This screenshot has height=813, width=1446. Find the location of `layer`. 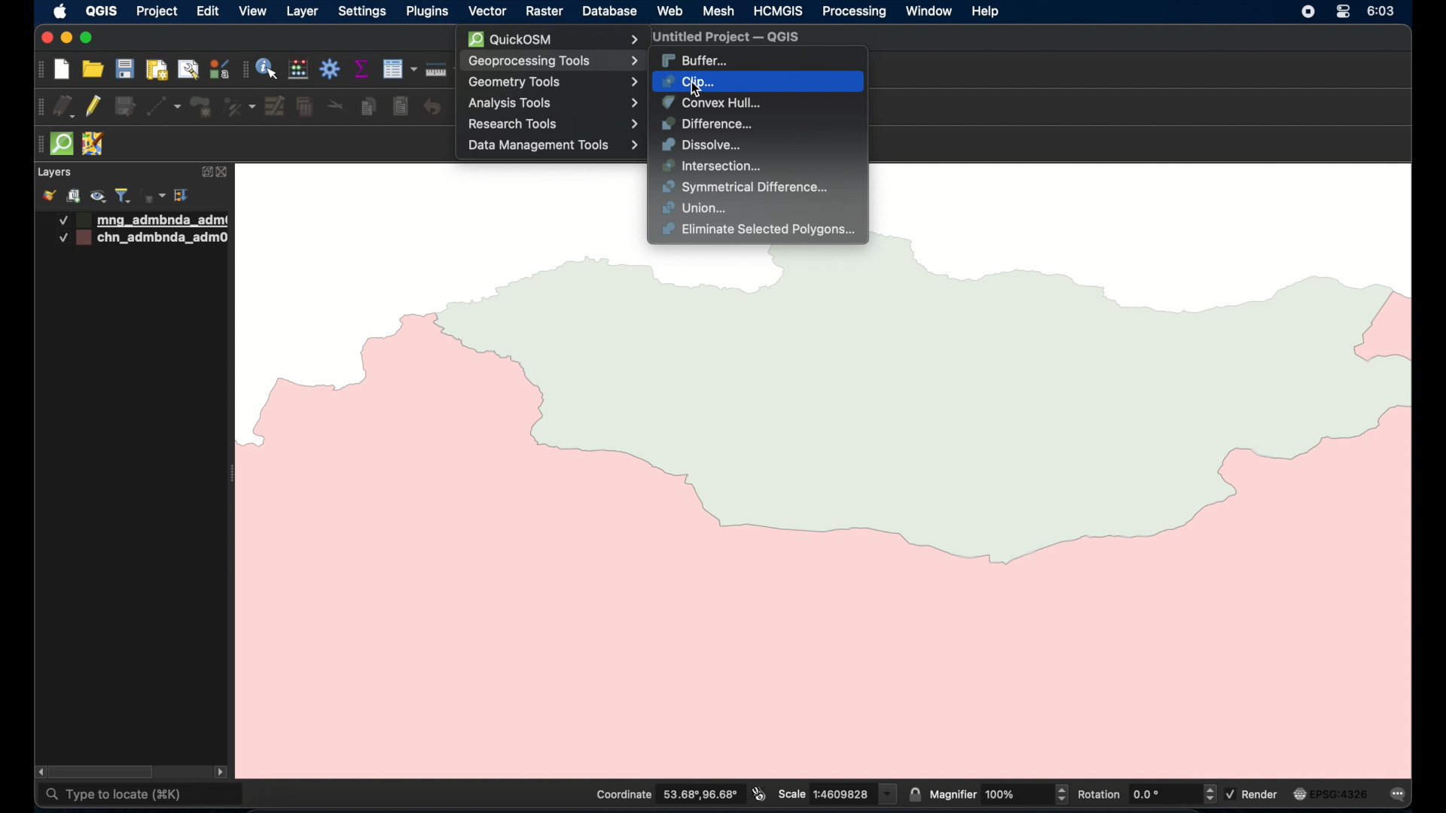

layer is located at coordinates (302, 13).